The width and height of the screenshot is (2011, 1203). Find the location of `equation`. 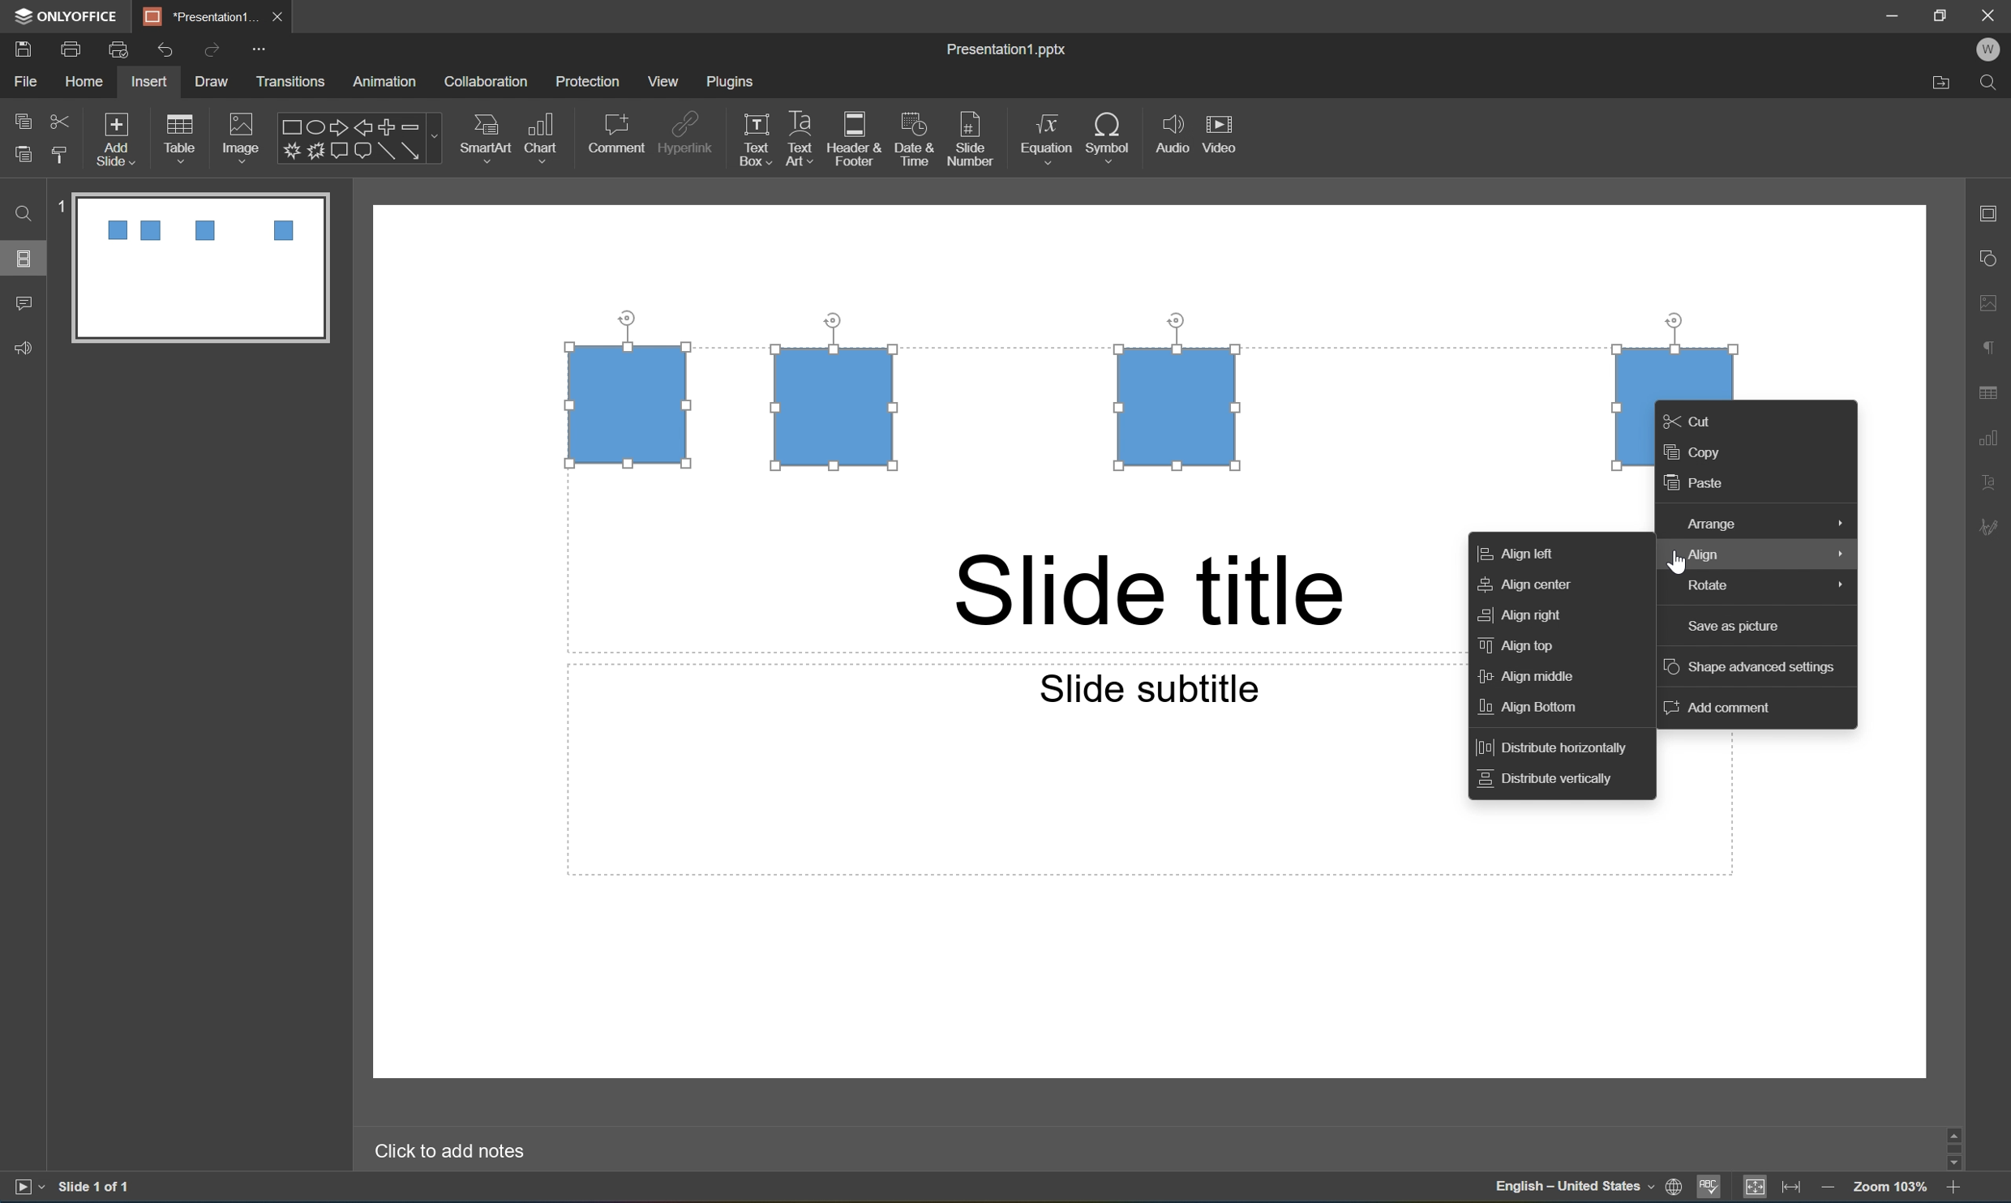

equation is located at coordinates (1044, 135).